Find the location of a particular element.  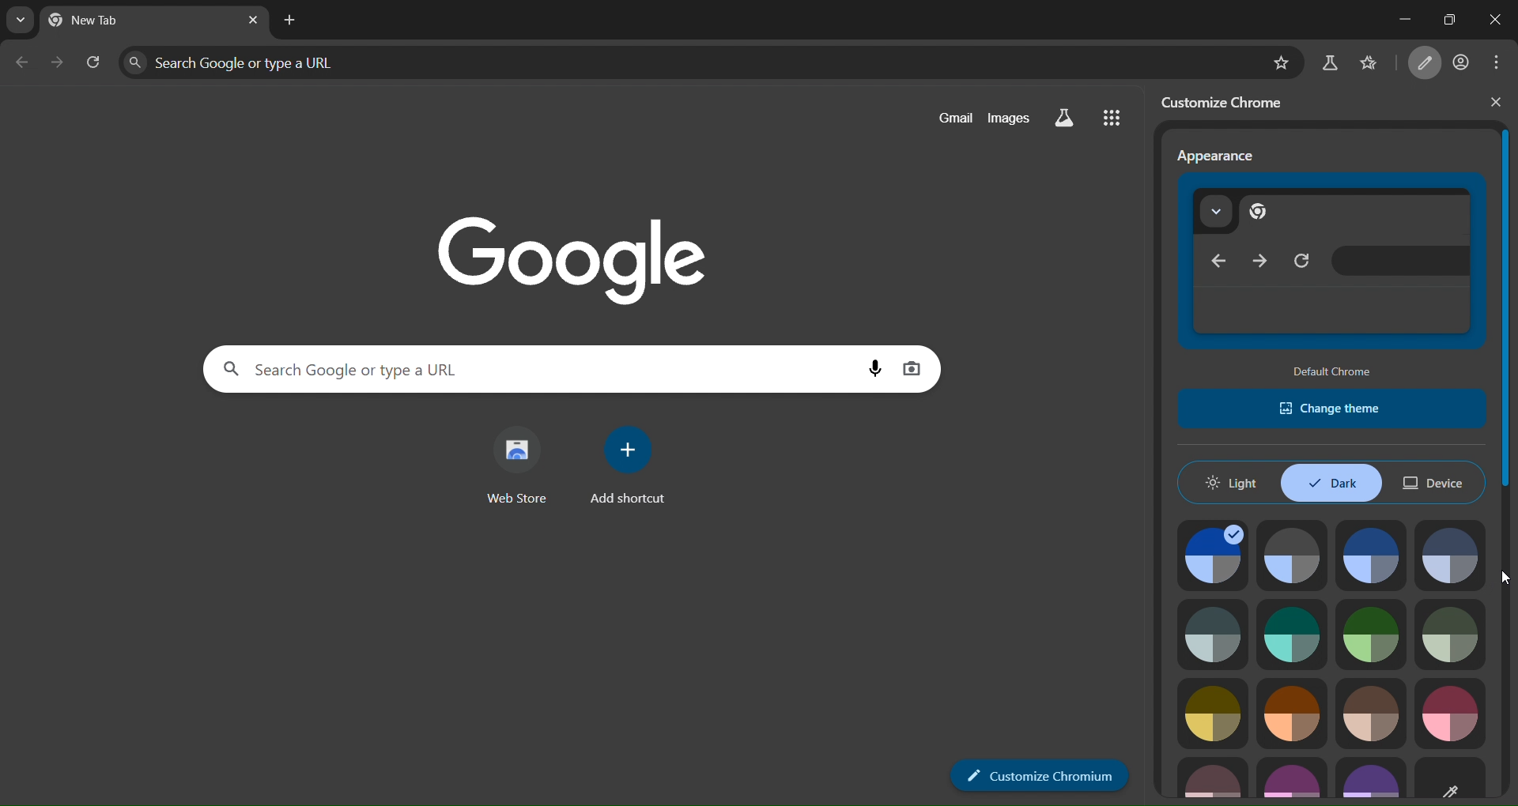

Google is located at coordinates (565, 247).